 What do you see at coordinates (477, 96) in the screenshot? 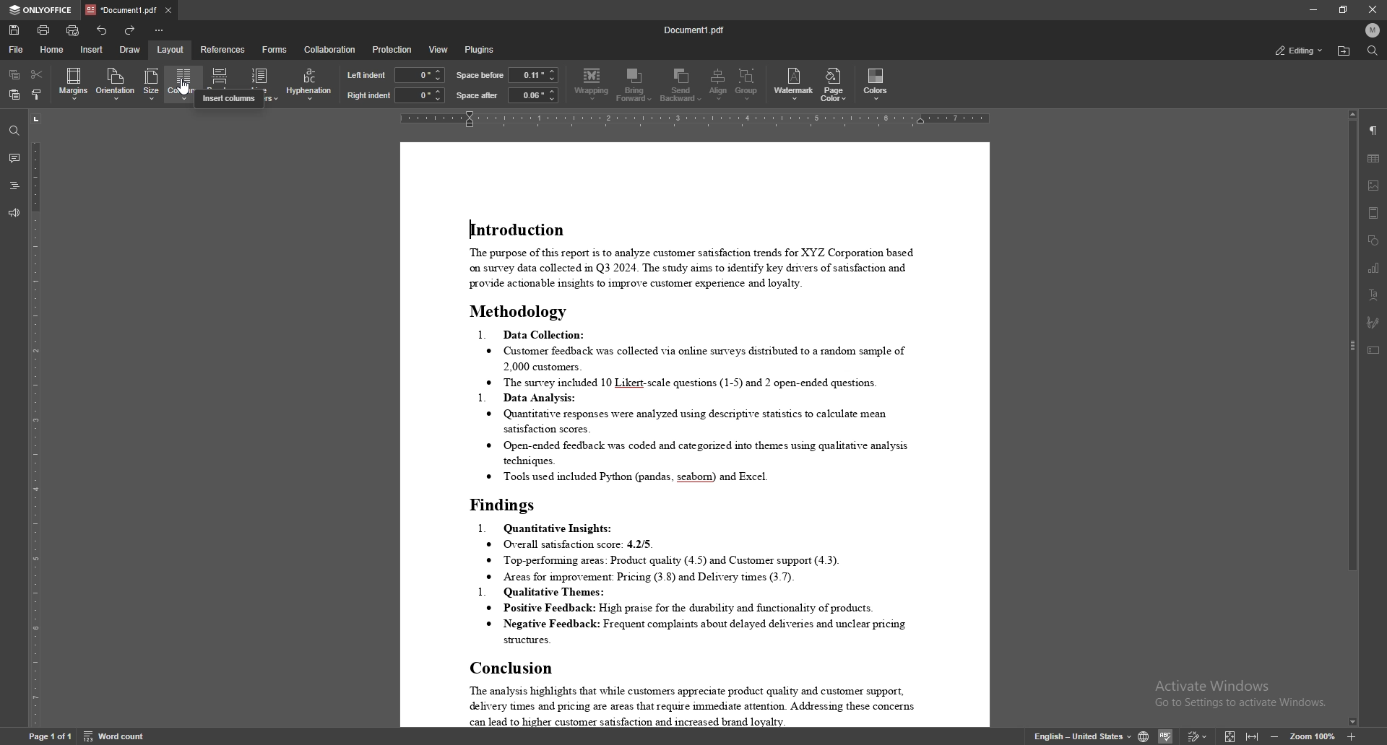
I see `space after` at bounding box center [477, 96].